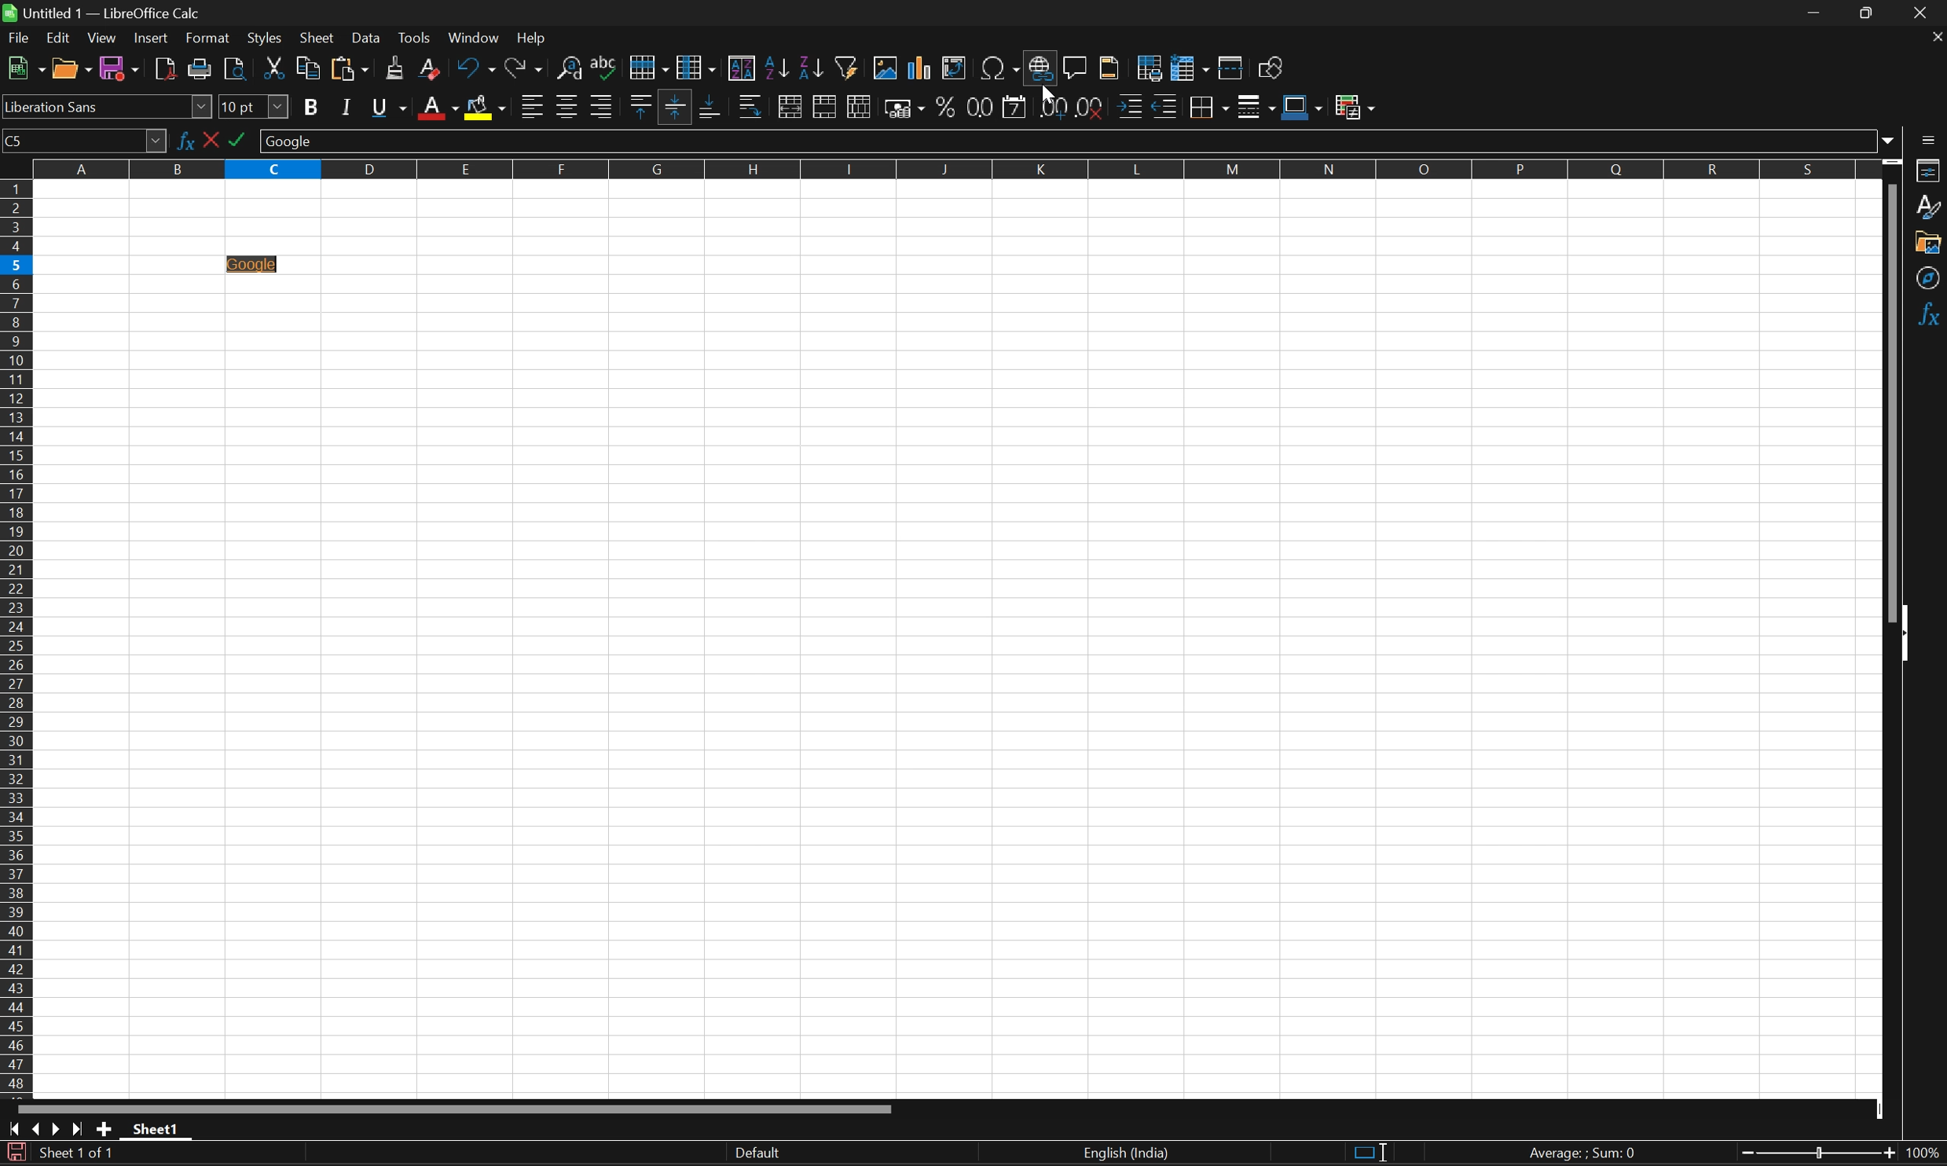 Image resolution: width=1947 pixels, height=1166 pixels. Describe the element at coordinates (24, 68) in the screenshot. I see `New` at that location.